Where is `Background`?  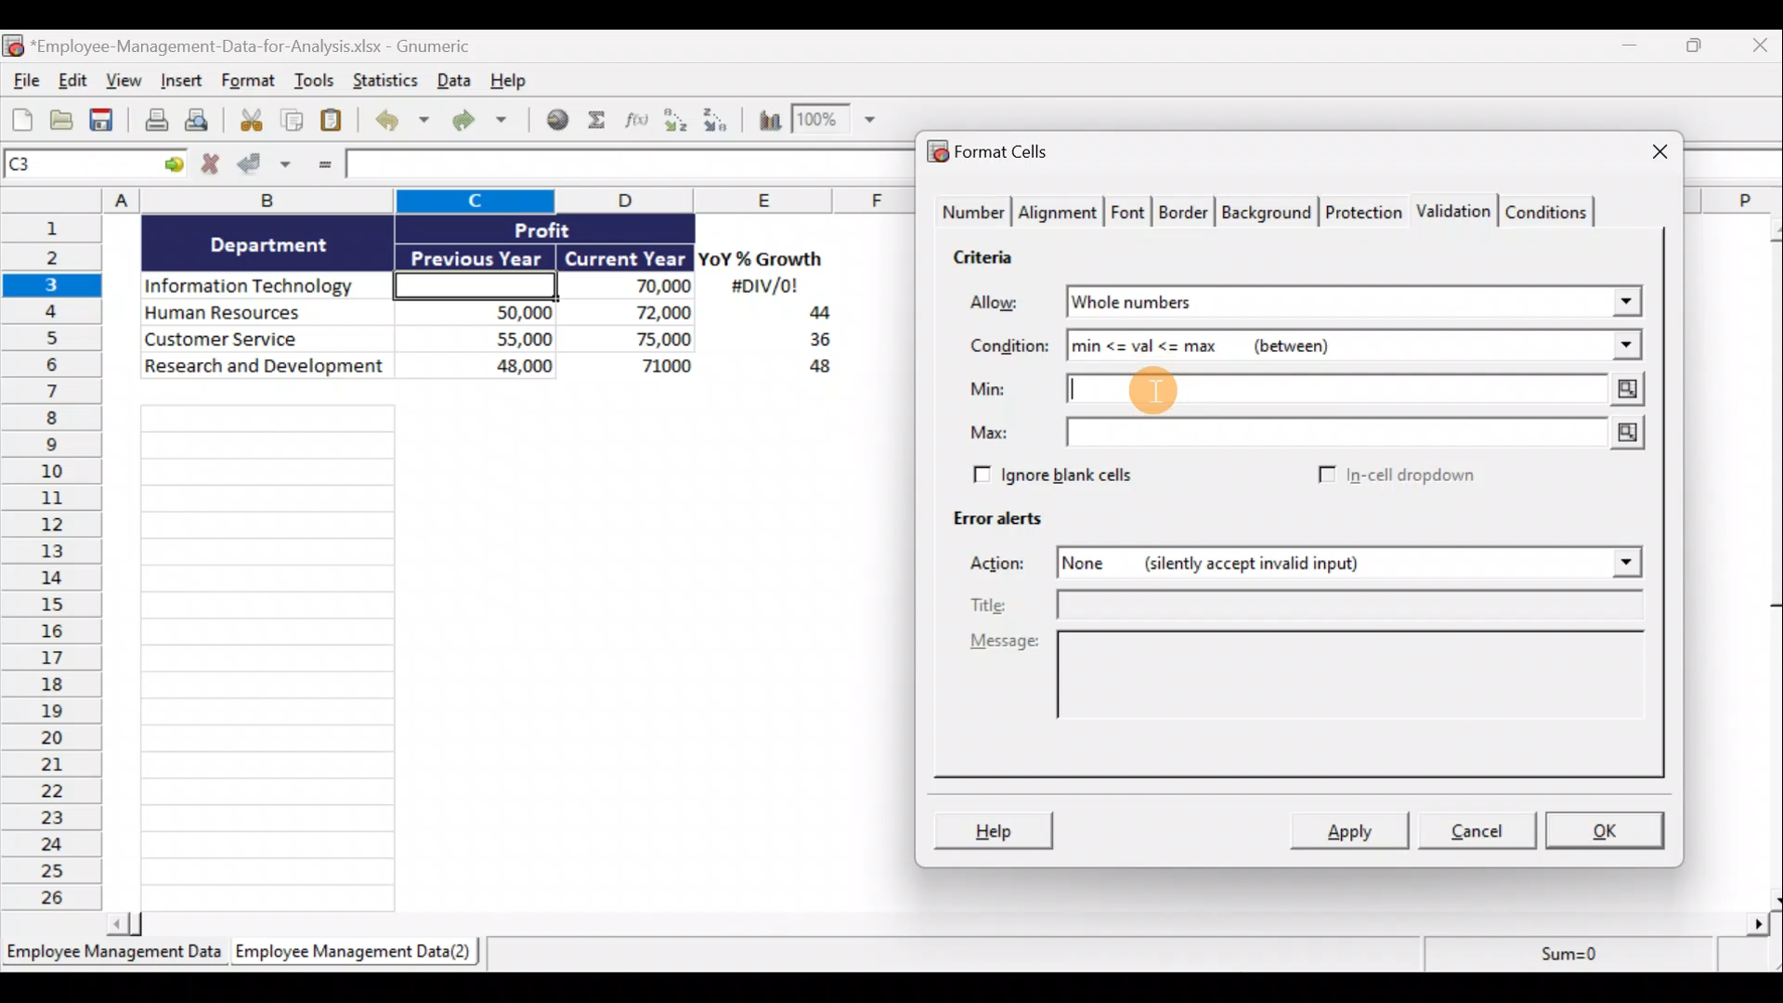 Background is located at coordinates (1271, 213).